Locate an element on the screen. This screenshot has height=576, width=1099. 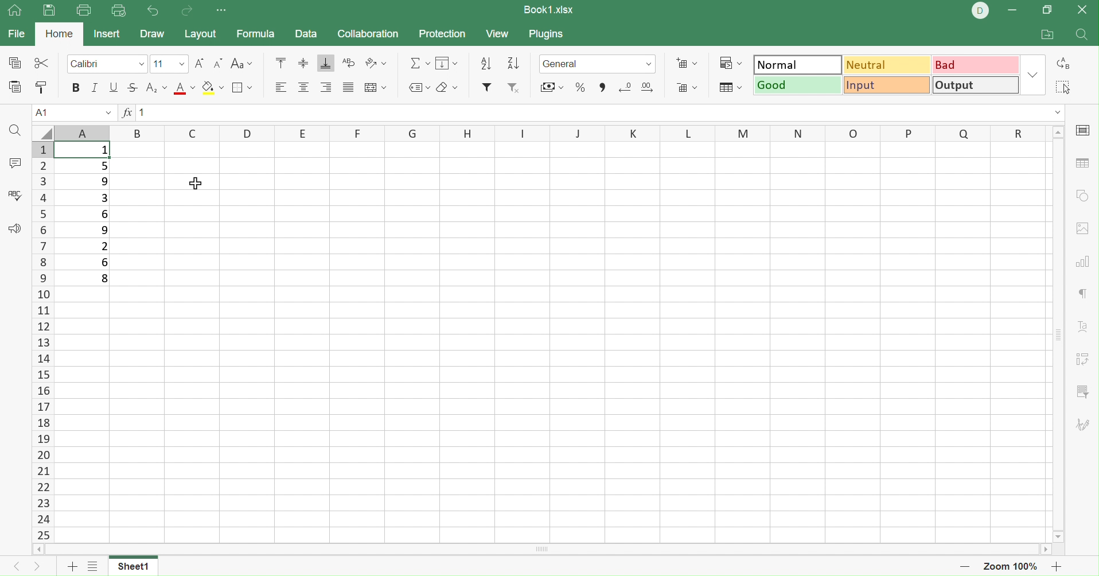
Add sheet is located at coordinates (71, 567).